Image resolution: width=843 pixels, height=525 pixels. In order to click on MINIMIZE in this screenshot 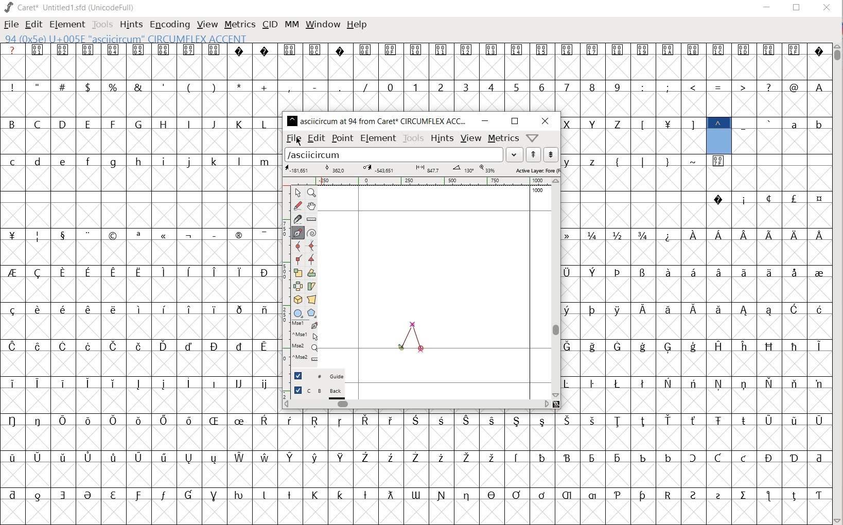, I will do `click(767, 7)`.